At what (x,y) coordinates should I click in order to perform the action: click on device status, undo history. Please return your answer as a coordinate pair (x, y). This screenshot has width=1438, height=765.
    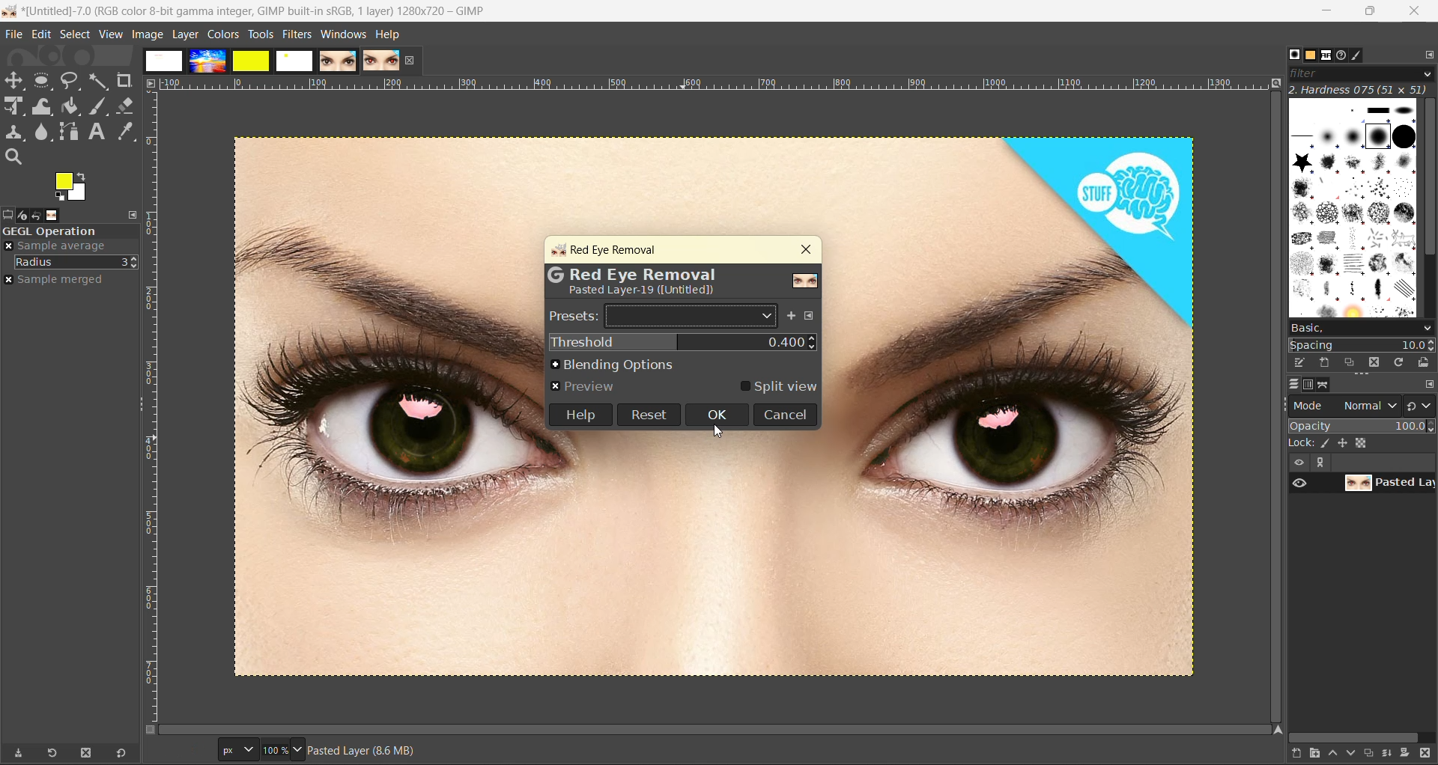
    Looking at the image, I should click on (31, 216).